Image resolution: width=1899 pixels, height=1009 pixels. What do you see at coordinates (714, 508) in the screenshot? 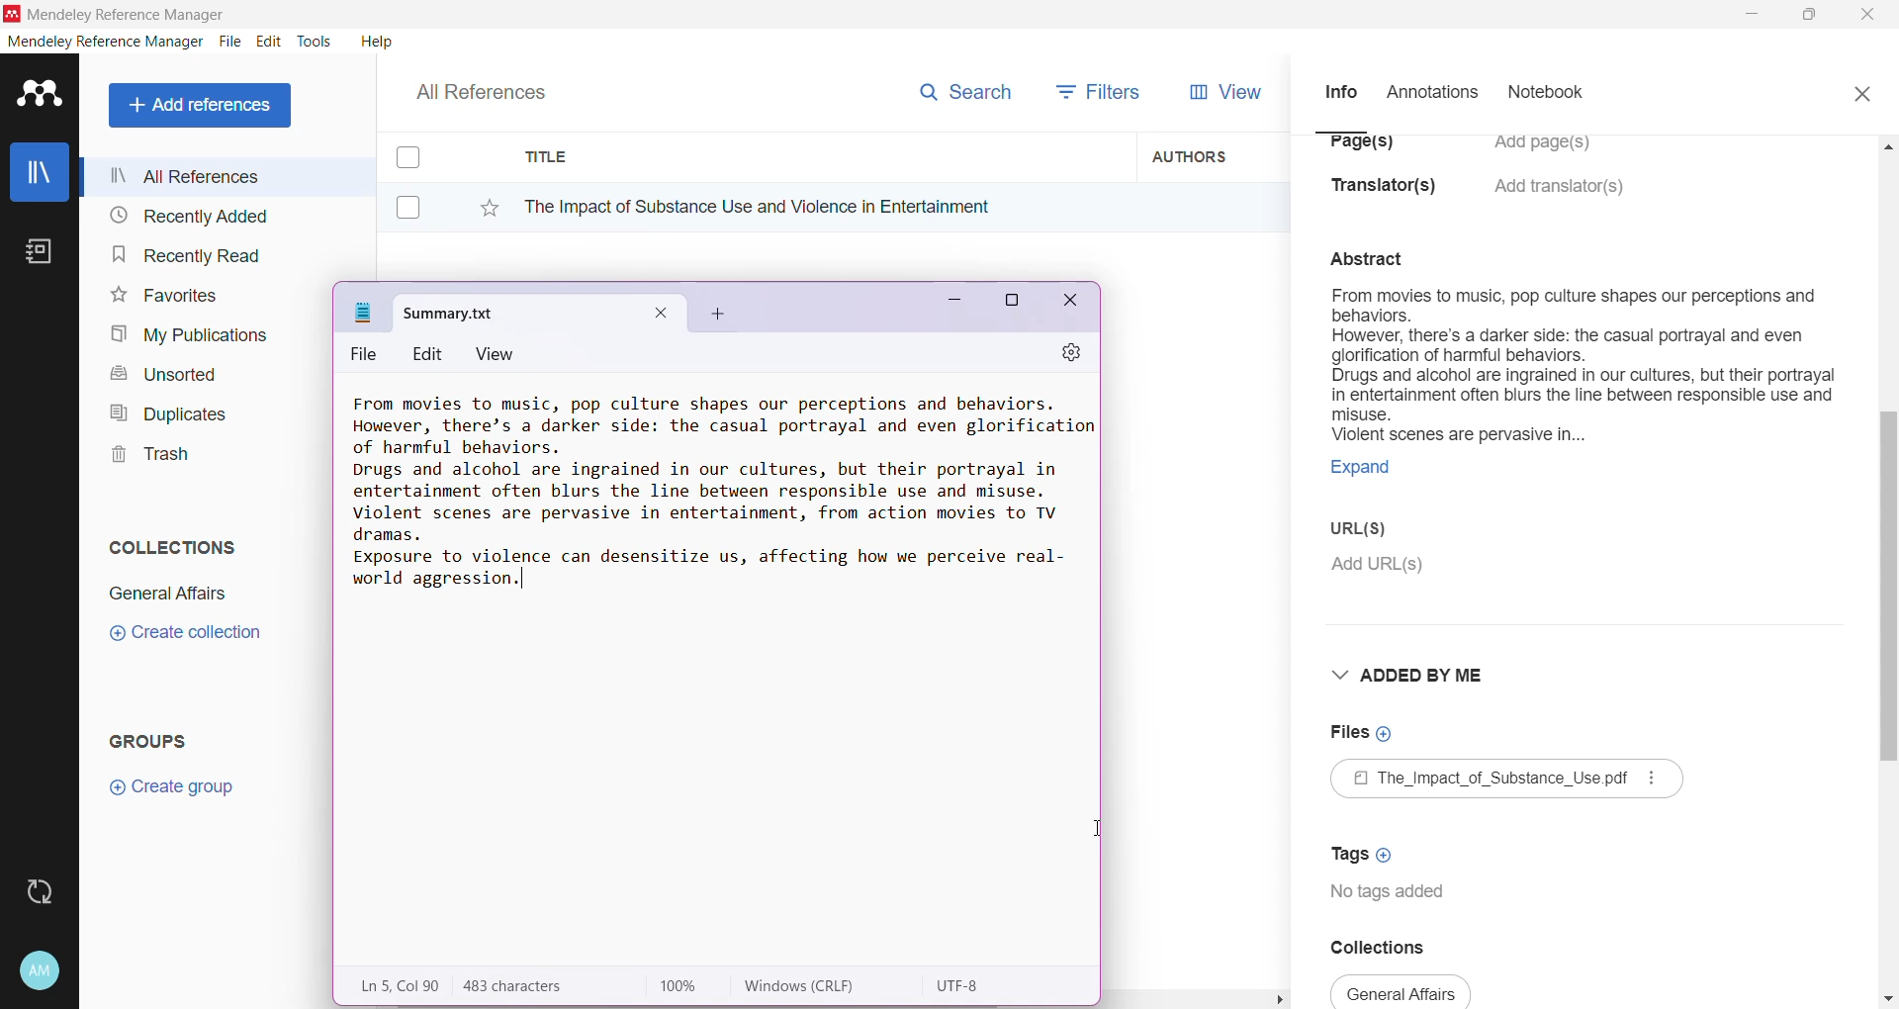
I see `Document Summary copied and pasted to a notepad on System ` at bounding box center [714, 508].